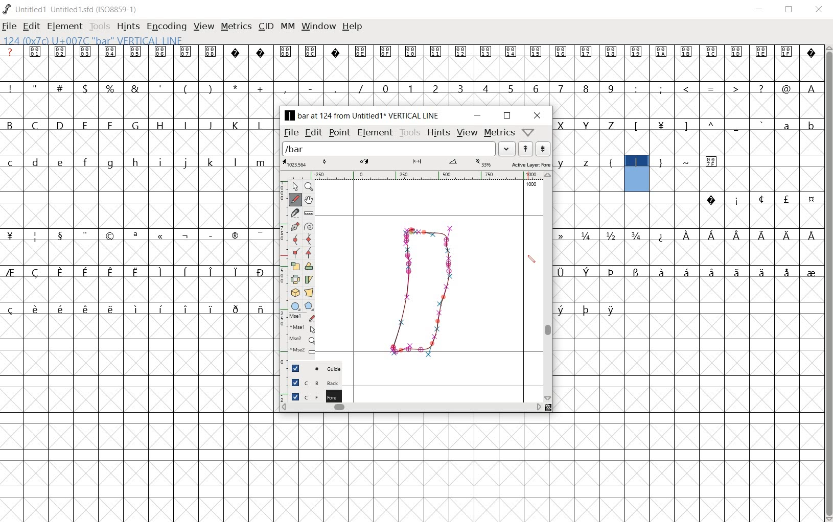 This screenshot has width=833, height=522. Describe the element at coordinates (339, 132) in the screenshot. I see `point` at that location.